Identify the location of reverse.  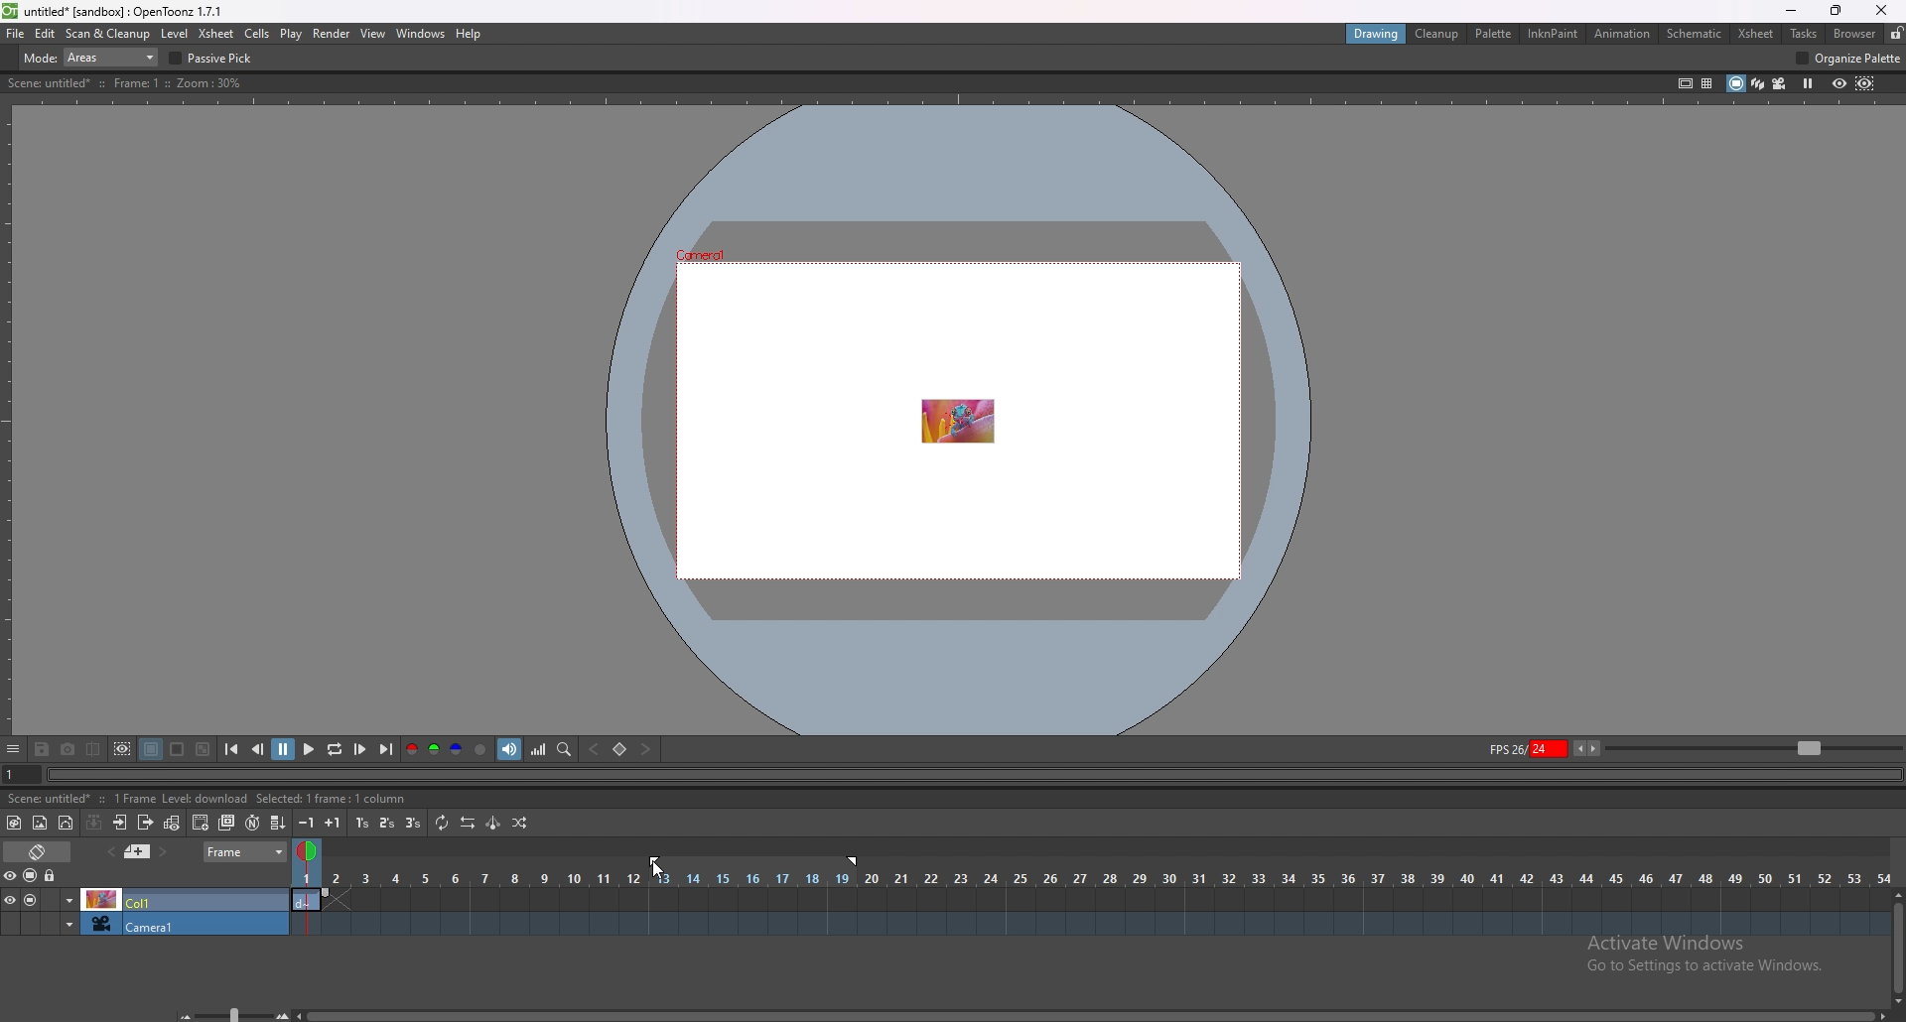
(469, 823).